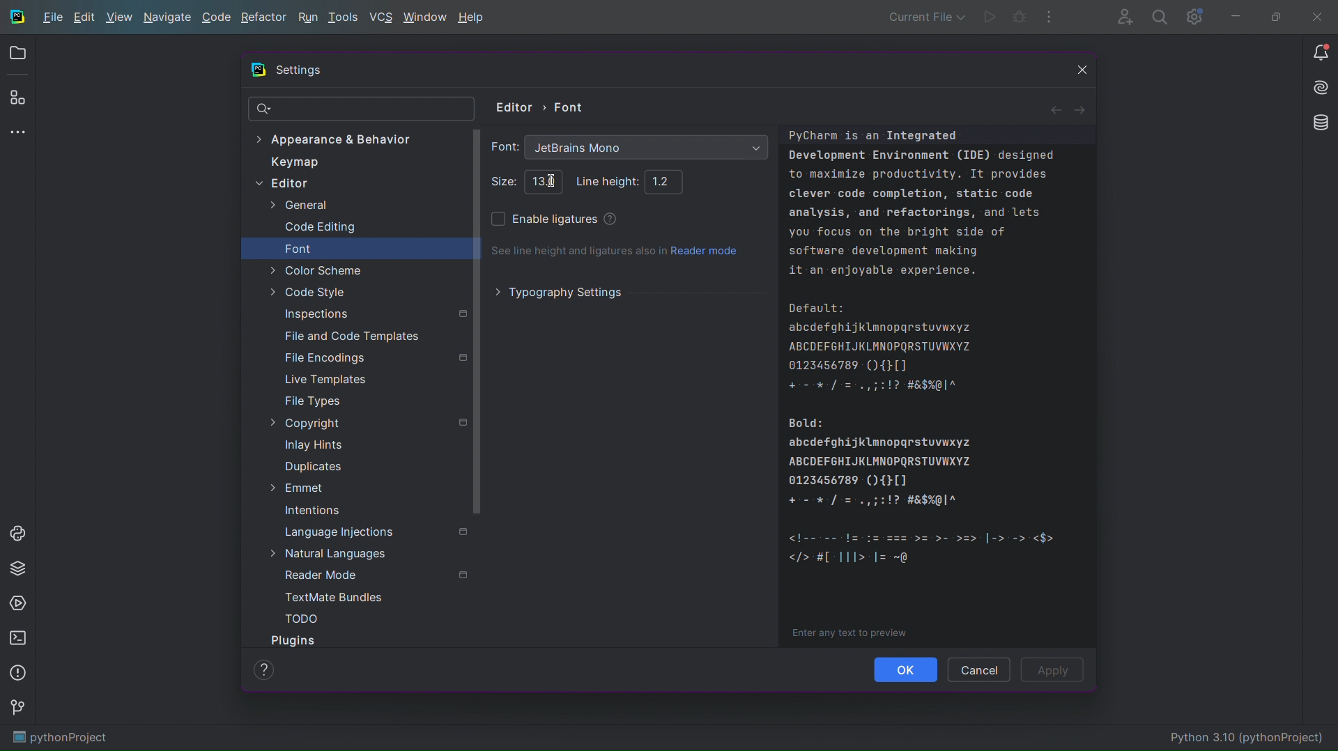 This screenshot has width=1338, height=751. I want to click on VCS, so click(380, 17).